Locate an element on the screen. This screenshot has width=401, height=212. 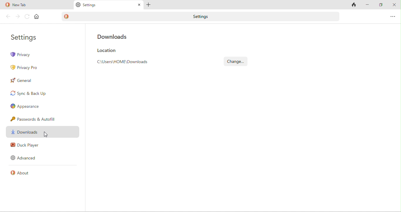
privacy pro is located at coordinates (28, 68).